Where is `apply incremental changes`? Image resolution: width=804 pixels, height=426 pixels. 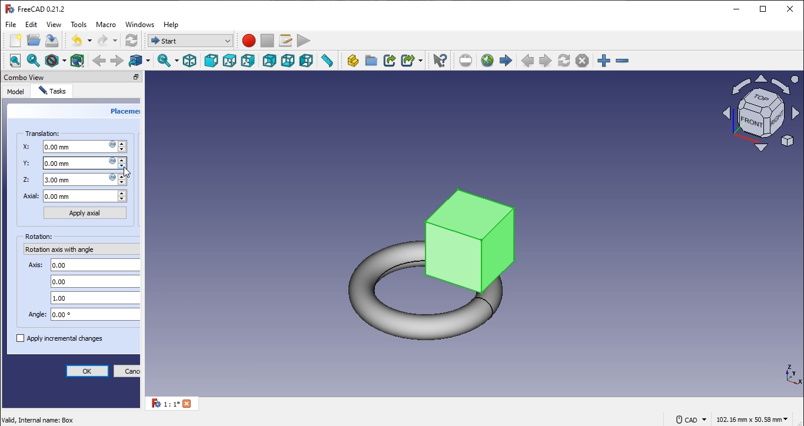 apply incremental changes is located at coordinates (60, 339).